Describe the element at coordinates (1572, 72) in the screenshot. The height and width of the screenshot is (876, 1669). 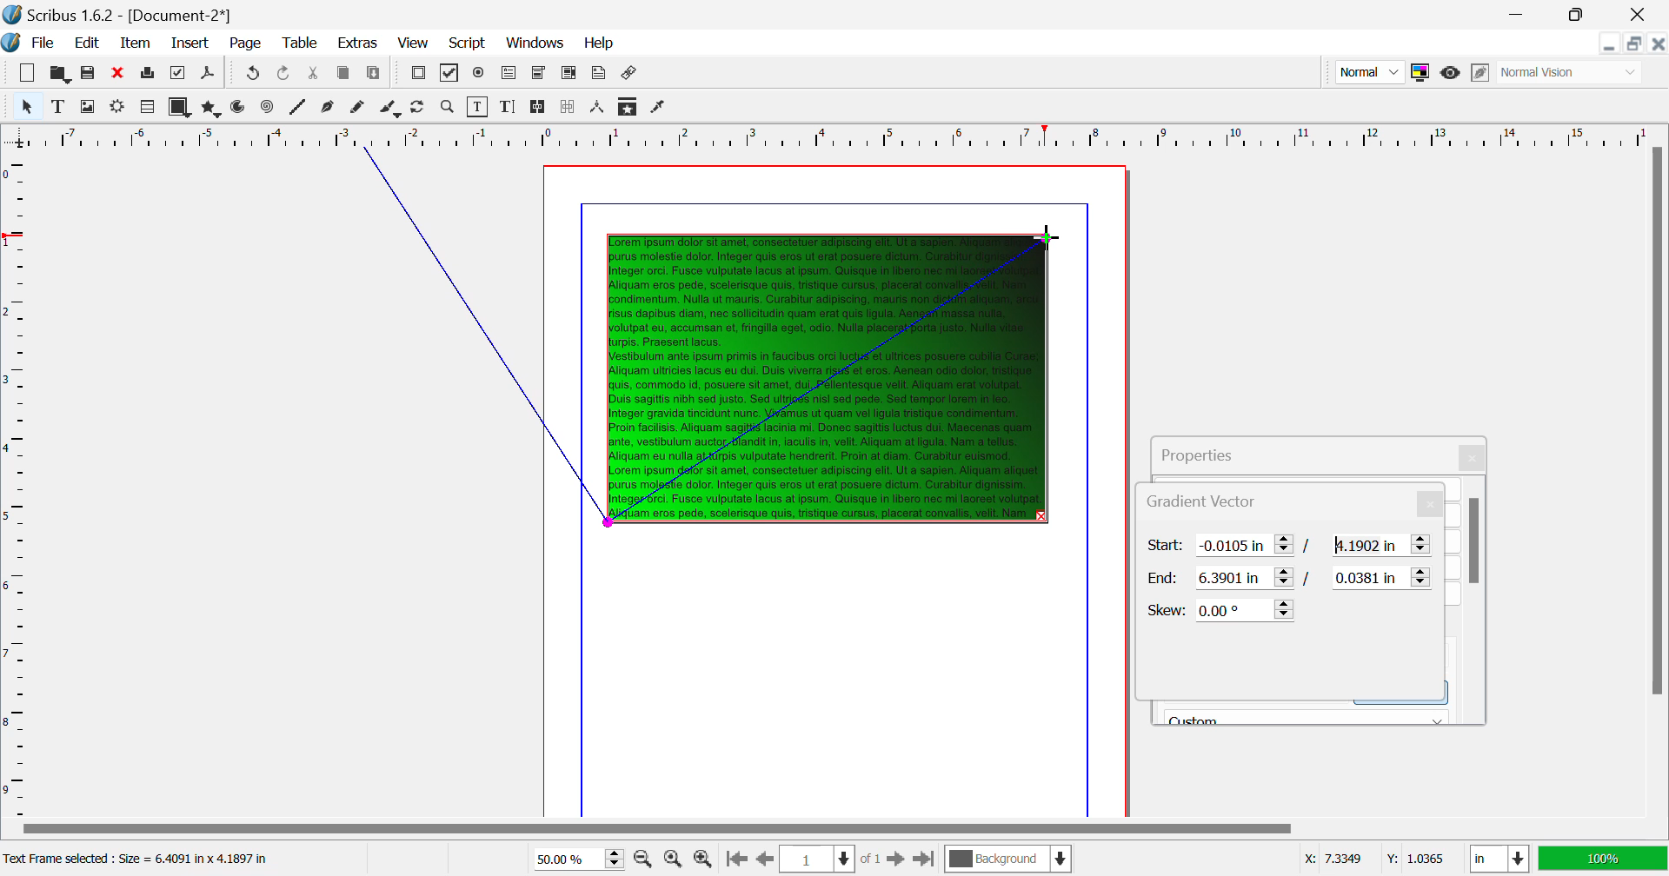
I see `Display Visual Appearance` at that location.